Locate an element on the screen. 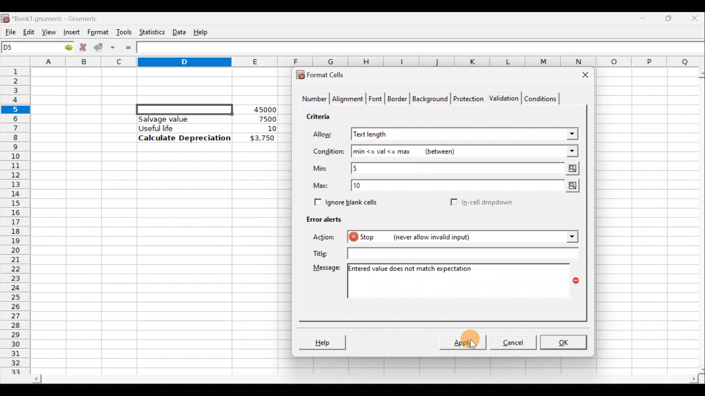 The height and width of the screenshot is (396, 705). Alignment is located at coordinates (348, 100).